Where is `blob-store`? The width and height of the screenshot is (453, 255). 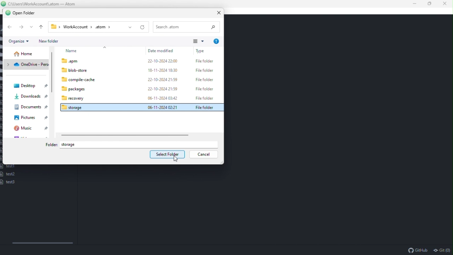
blob-store is located at coordinates (140, 70).